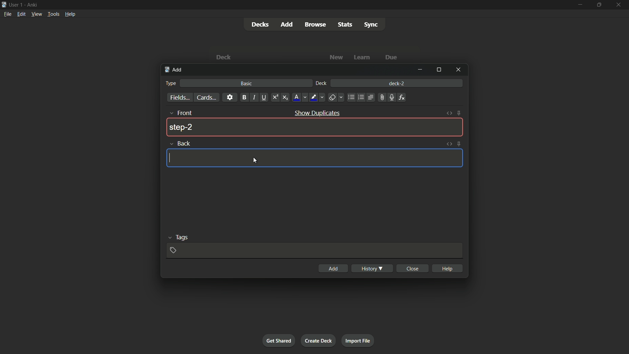 Image resolution: width=629 pixels, height=354 pixels. What do you see at coordinates (254, 98) in the screenshot?
I see `italic` at bounding box center [254, 98].